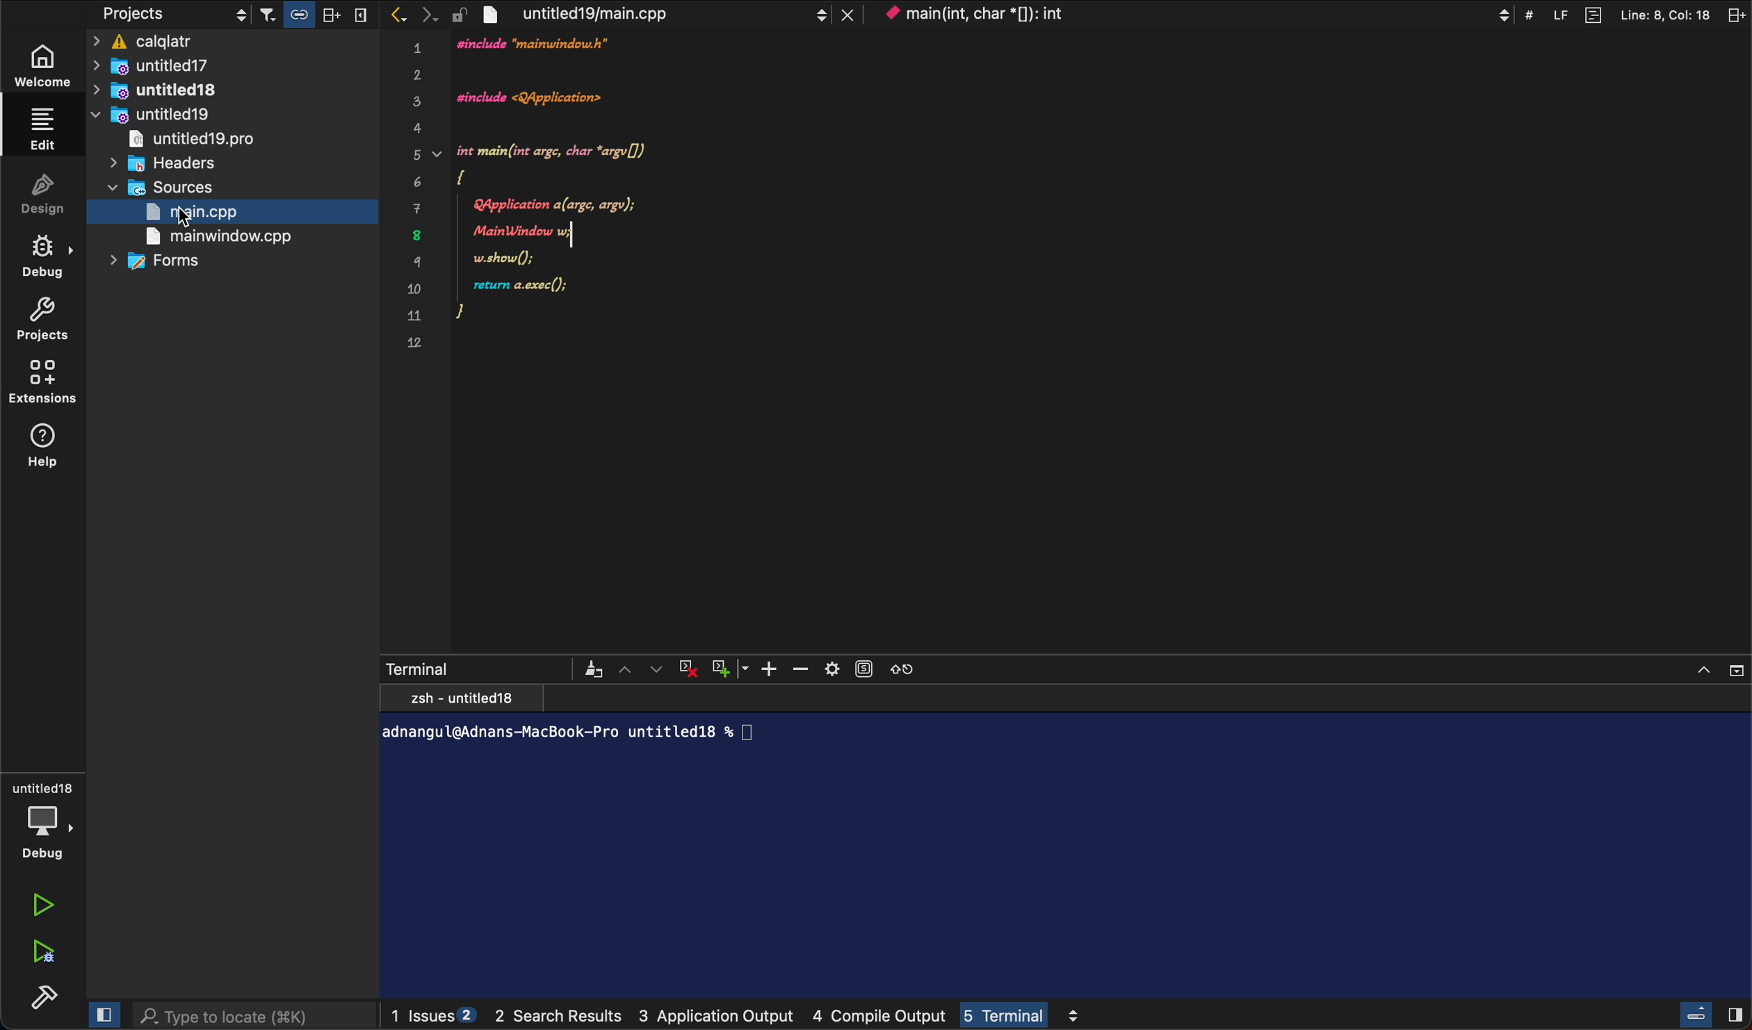 The image size is (1752, 1030). What do you see at coordinates (864, 667) in the screenshot?
I see `Subtitles` at bounding box center [864, 667].